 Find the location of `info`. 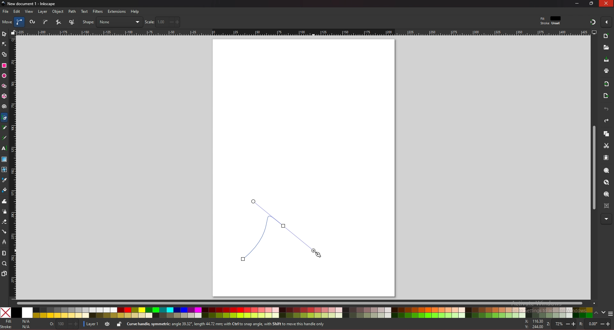

info is located at coordinates (240, 324).